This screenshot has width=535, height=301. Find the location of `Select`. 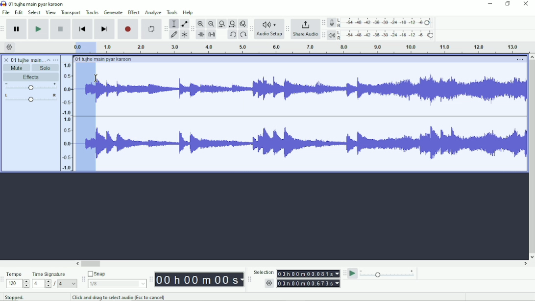

Select is located at coordinates (34, 12).